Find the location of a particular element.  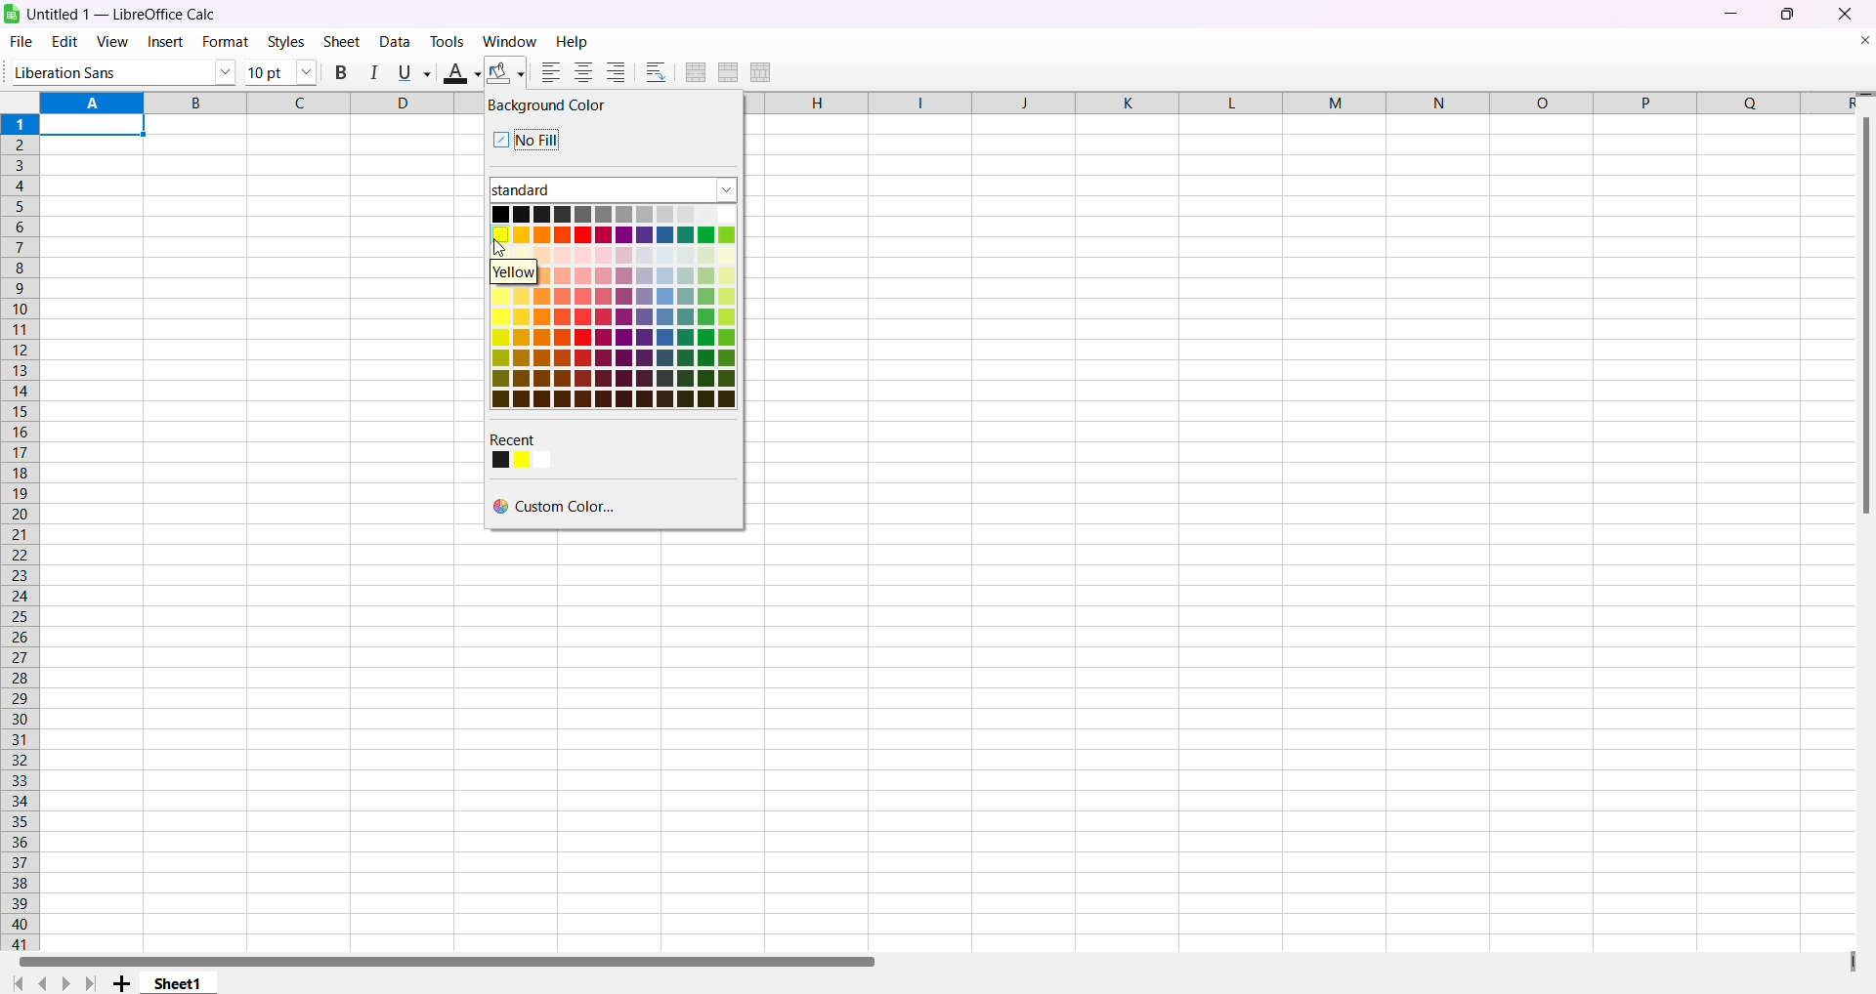

view is located at coordinates (107, 43).